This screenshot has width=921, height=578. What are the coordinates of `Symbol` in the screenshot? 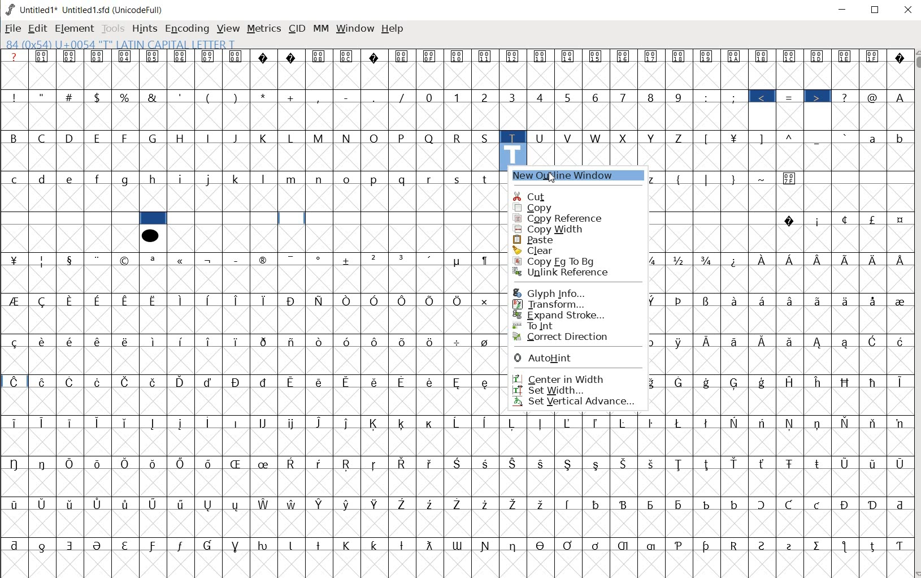 It's located at (376, 300).